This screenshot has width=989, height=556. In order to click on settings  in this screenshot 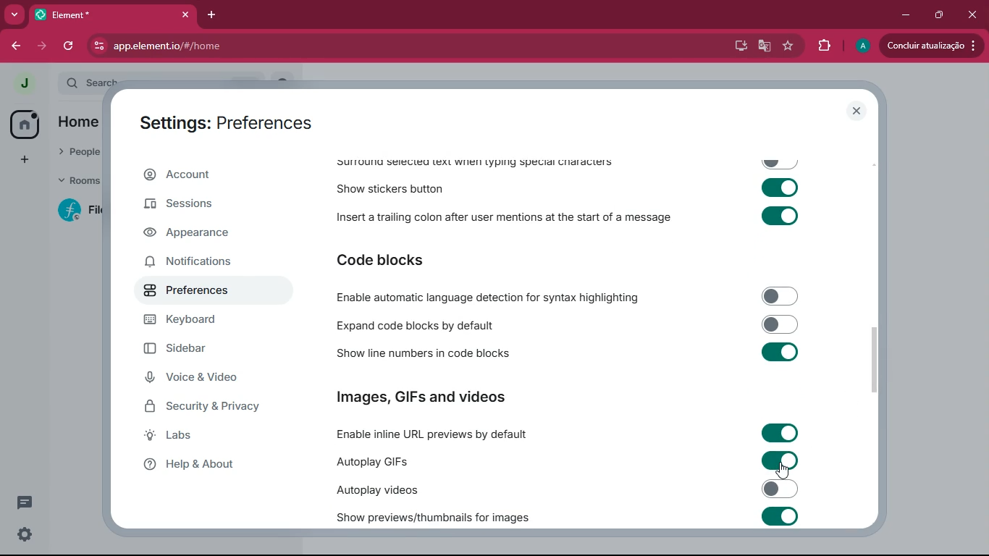, I will do `click(25, 536)`.